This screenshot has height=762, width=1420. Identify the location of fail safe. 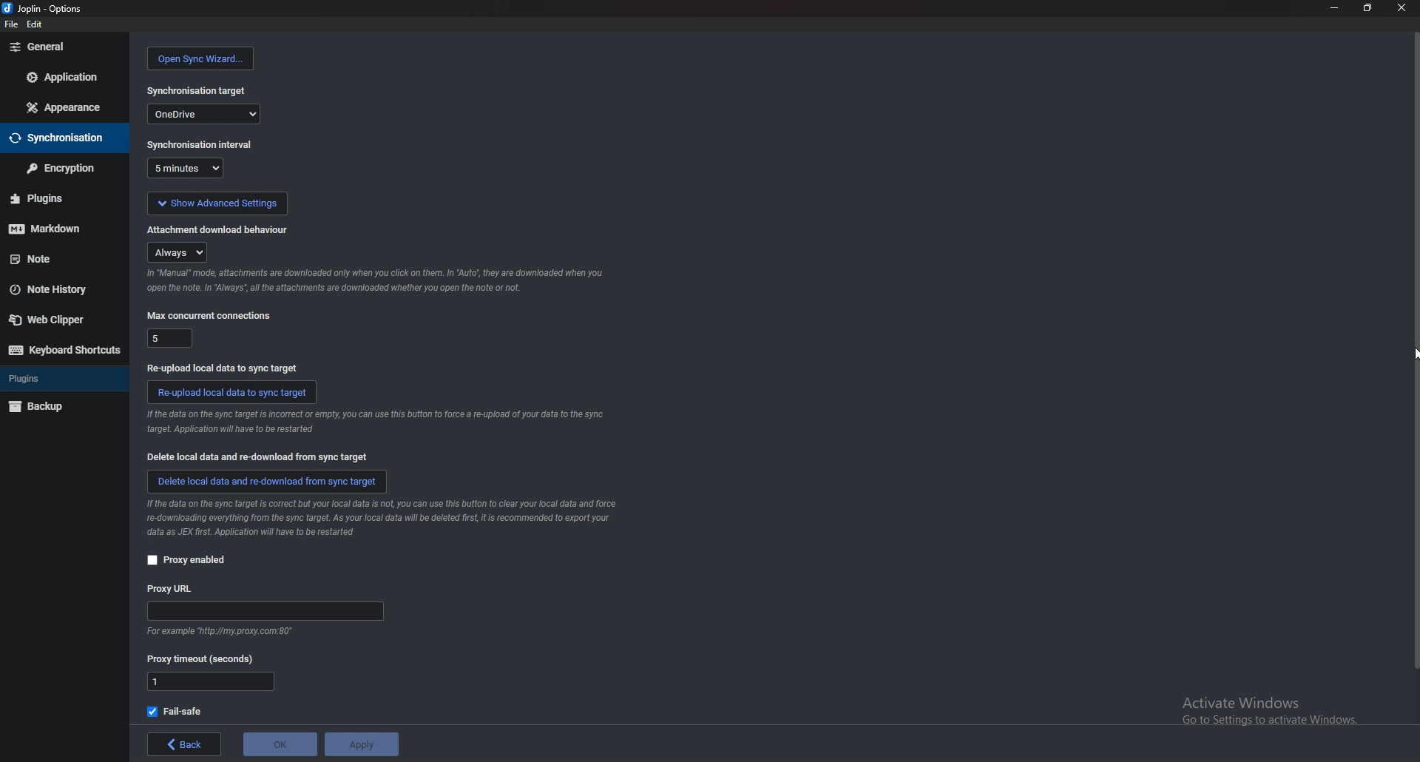
(178, 712).